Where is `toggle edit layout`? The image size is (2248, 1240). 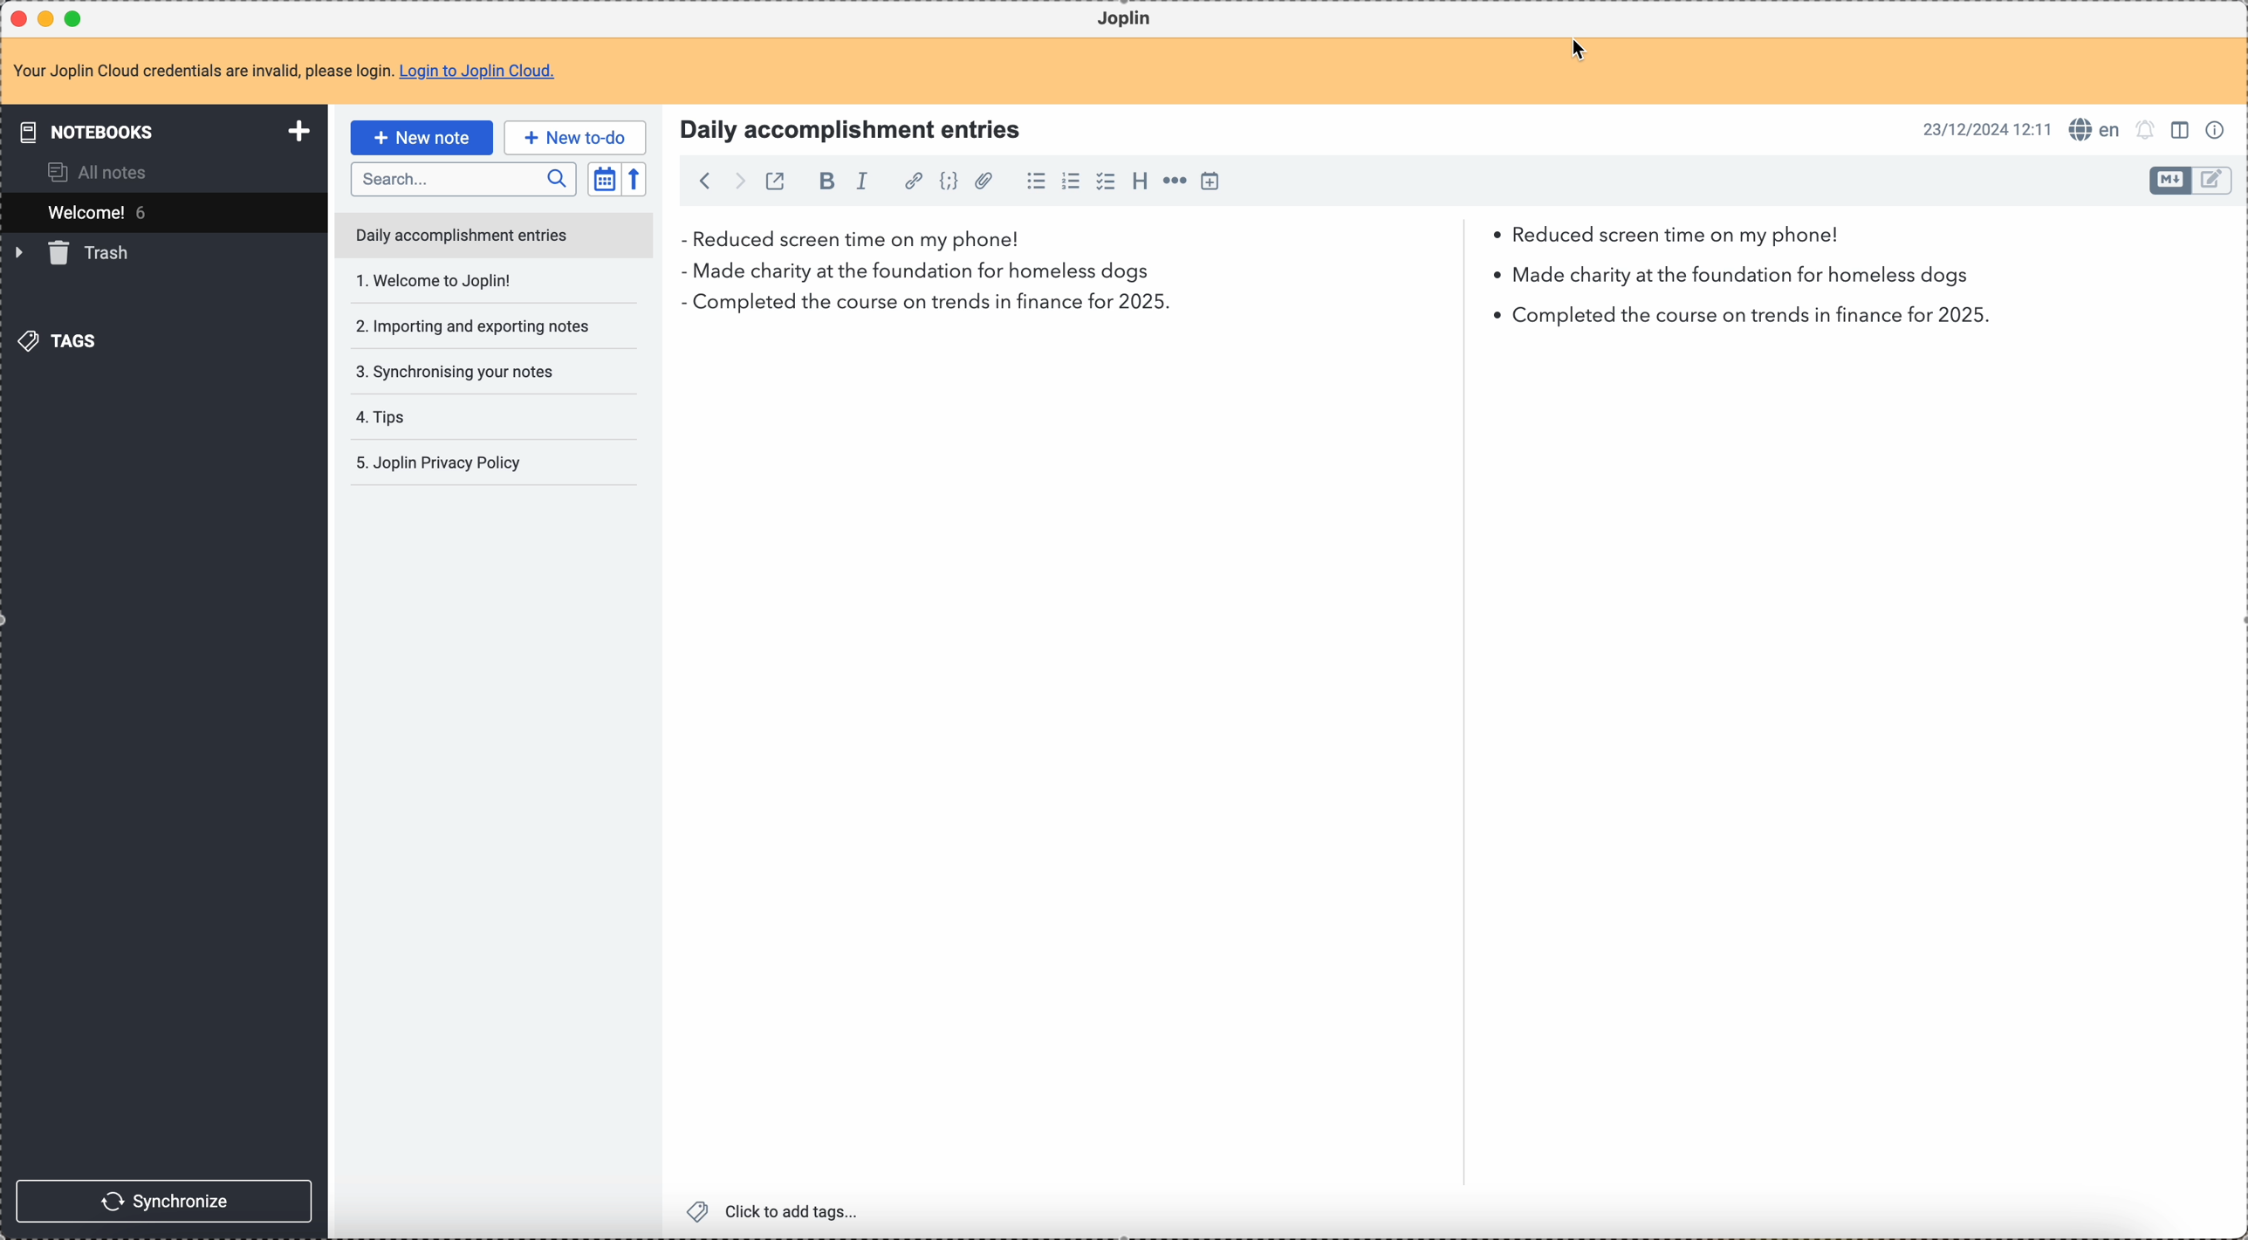 toggle edit layout is located at coordinates (2171, 181).